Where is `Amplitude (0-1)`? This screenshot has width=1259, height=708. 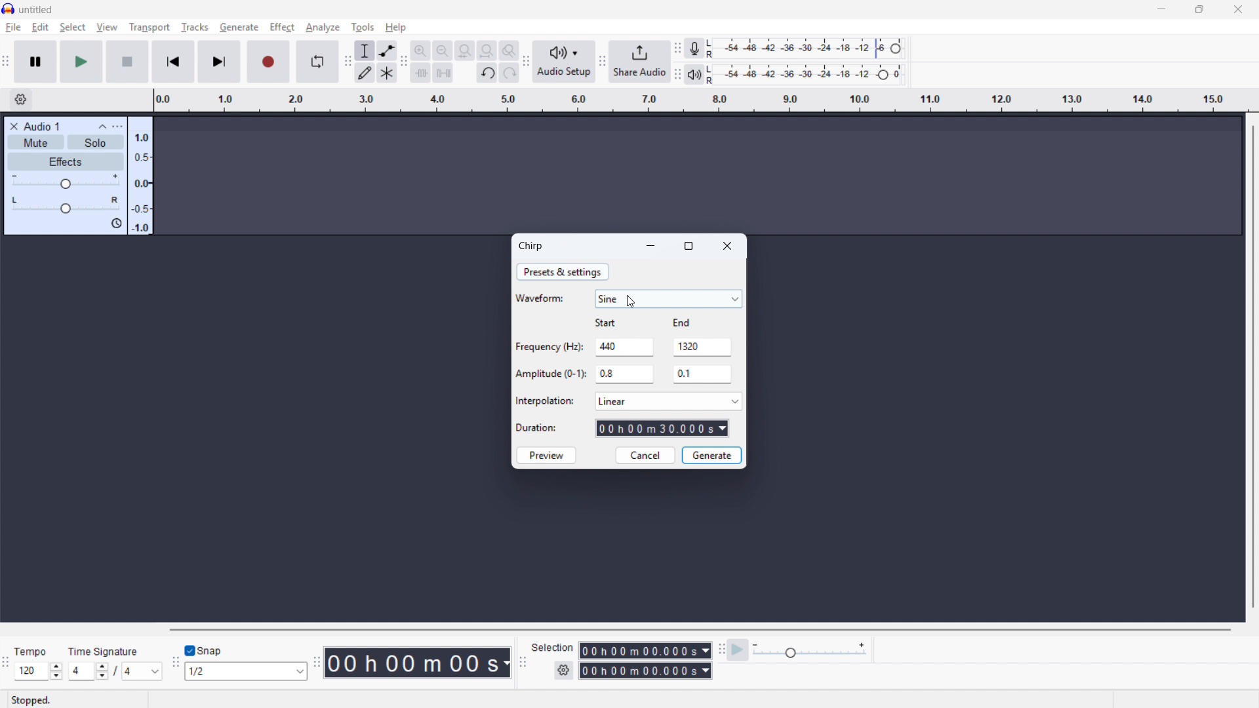
Amplitude (0-1) is located at coordinates (551, 374).